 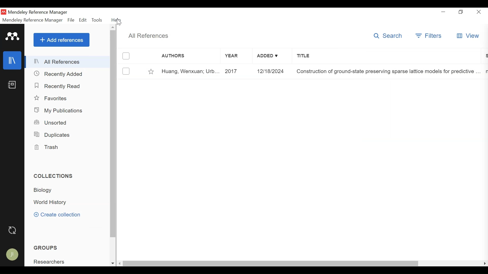 I want to click on Scroll up, so click(x=113, y=28).